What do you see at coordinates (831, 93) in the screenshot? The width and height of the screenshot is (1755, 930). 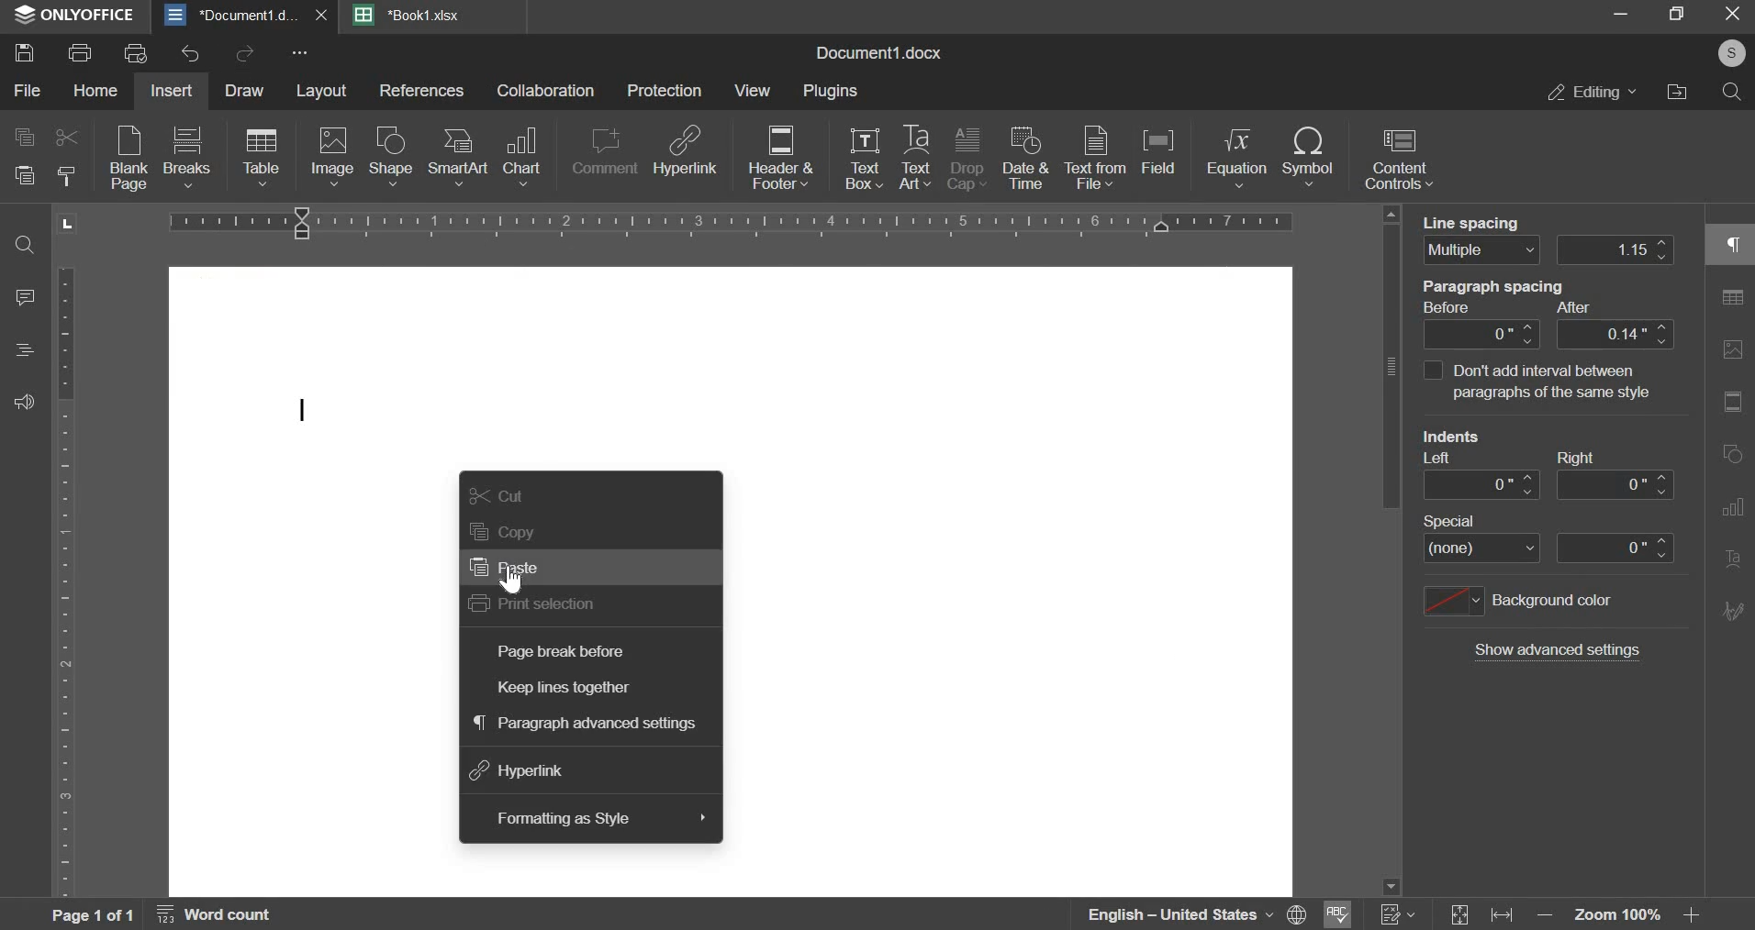 I see `plugins` at bounding box center [831, 93].